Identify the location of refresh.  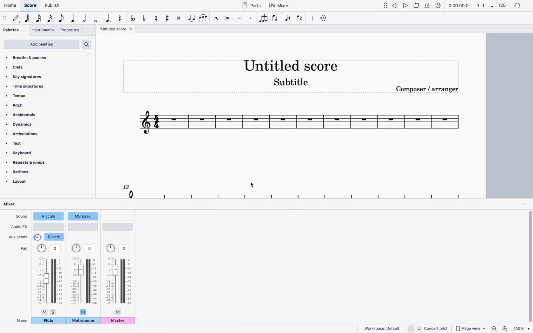
(516, 6).